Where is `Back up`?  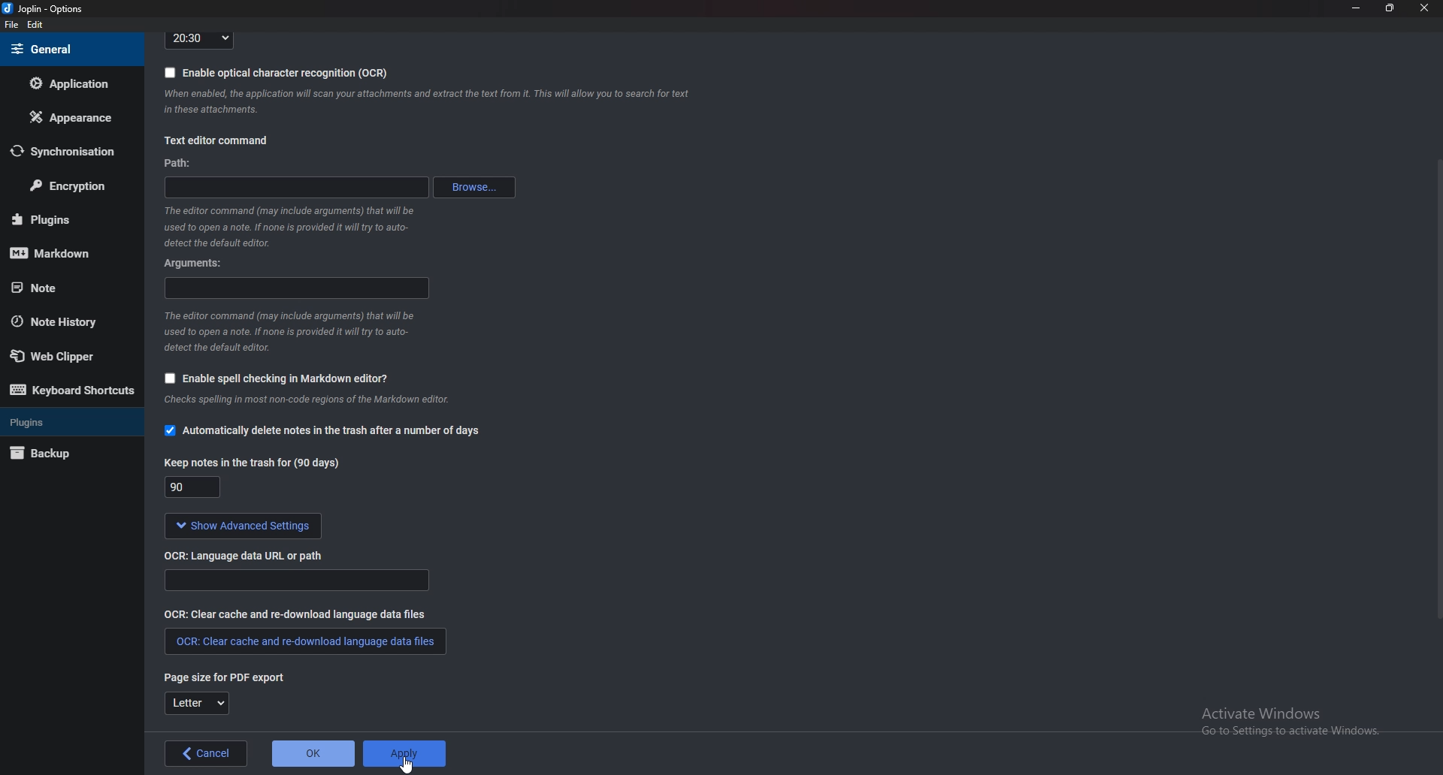 Back up is located at coordinates (63, 455).